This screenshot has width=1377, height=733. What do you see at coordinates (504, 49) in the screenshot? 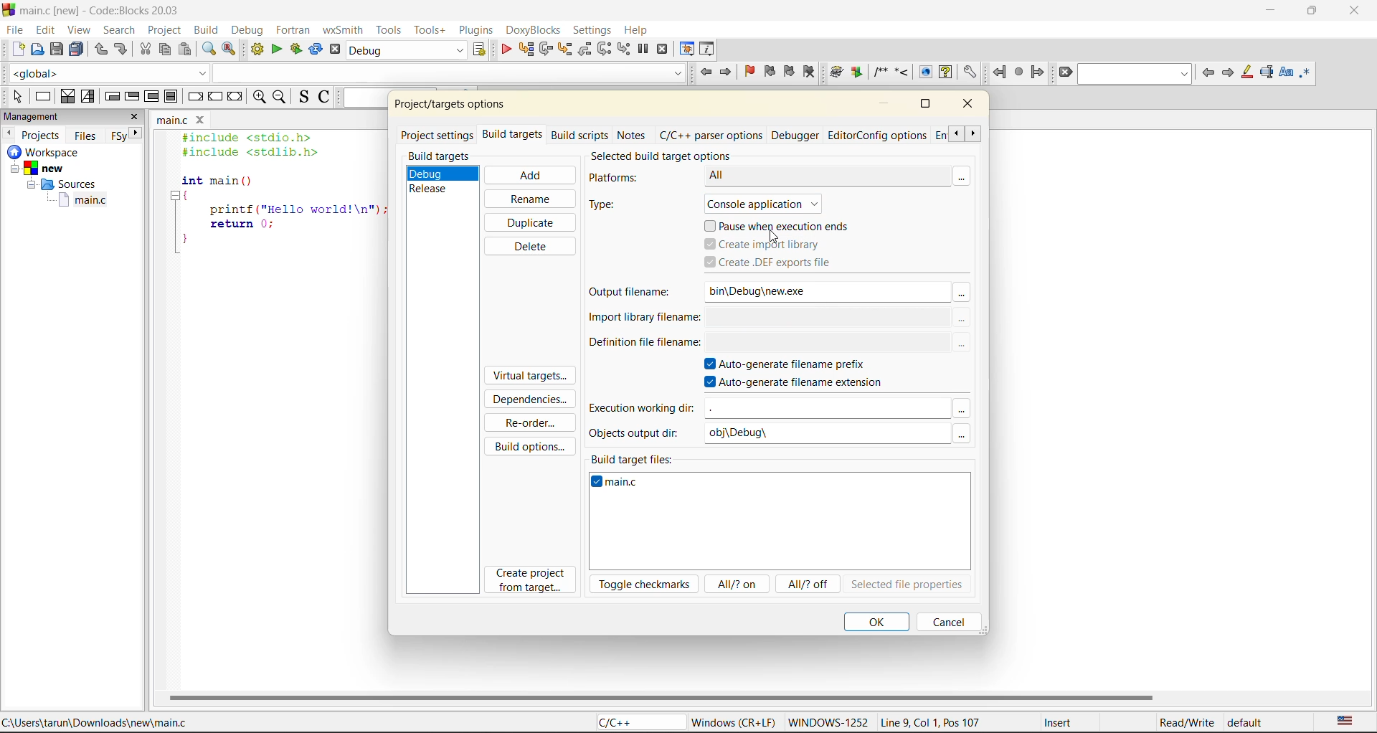
I see `debug` at bounding box center [504, 49].